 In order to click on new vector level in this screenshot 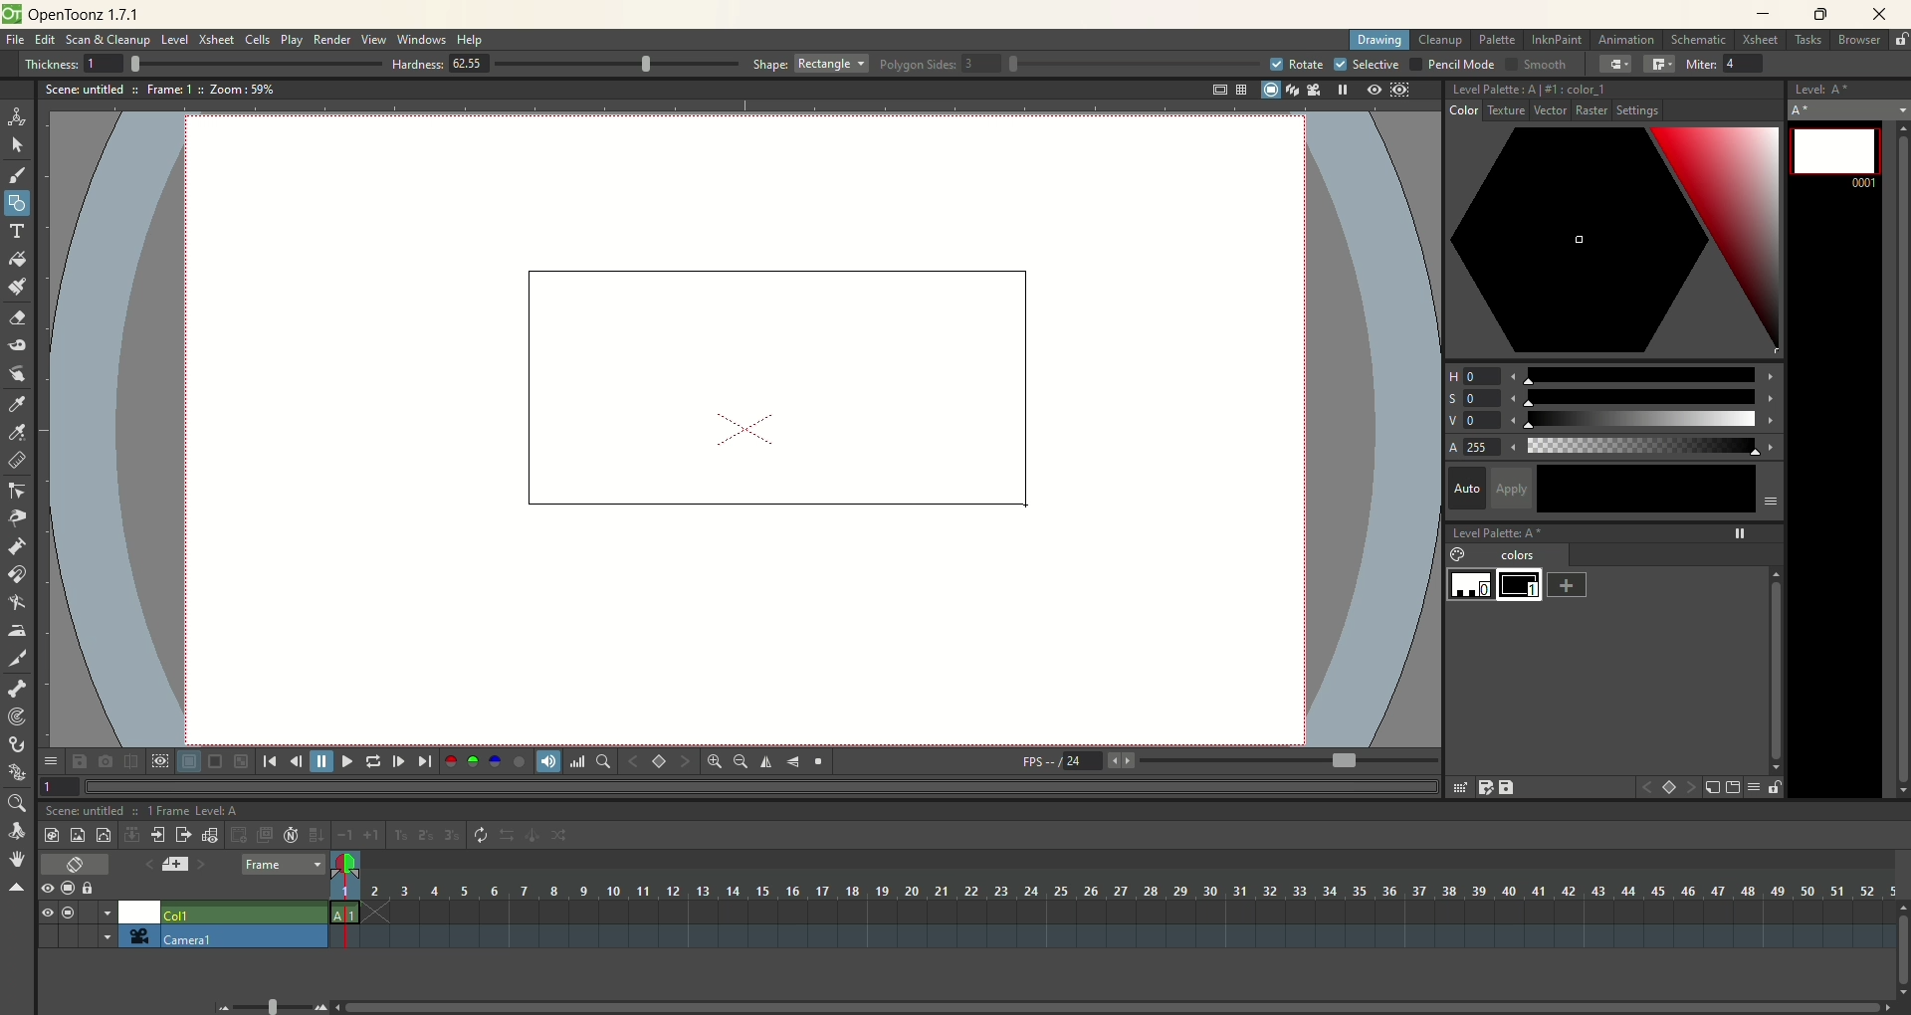, I will do `click(104, 835)`.